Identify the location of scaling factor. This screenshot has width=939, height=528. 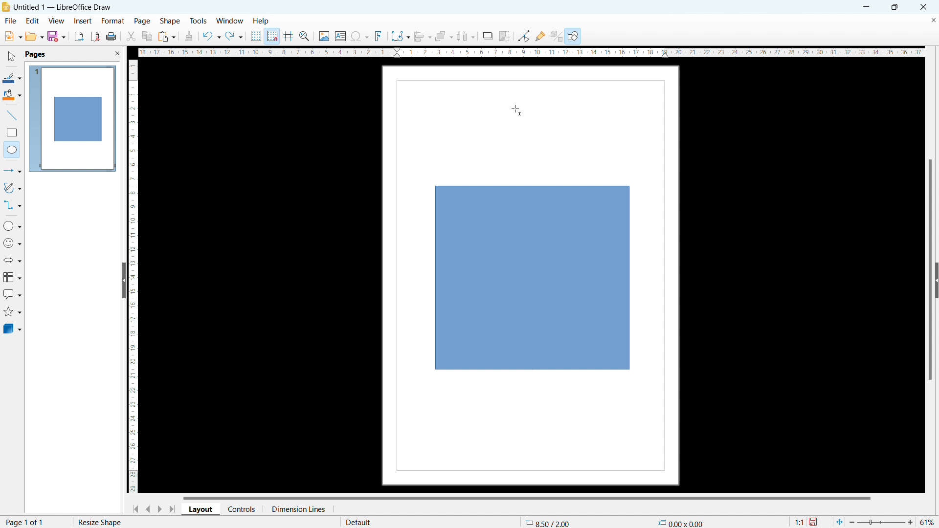
(798, 521).